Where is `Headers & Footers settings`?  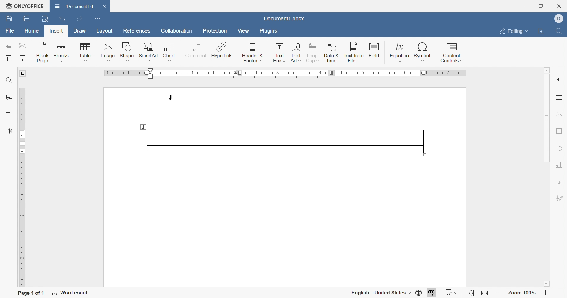 Headers & Footers settings is located at coordinates (559, 132).